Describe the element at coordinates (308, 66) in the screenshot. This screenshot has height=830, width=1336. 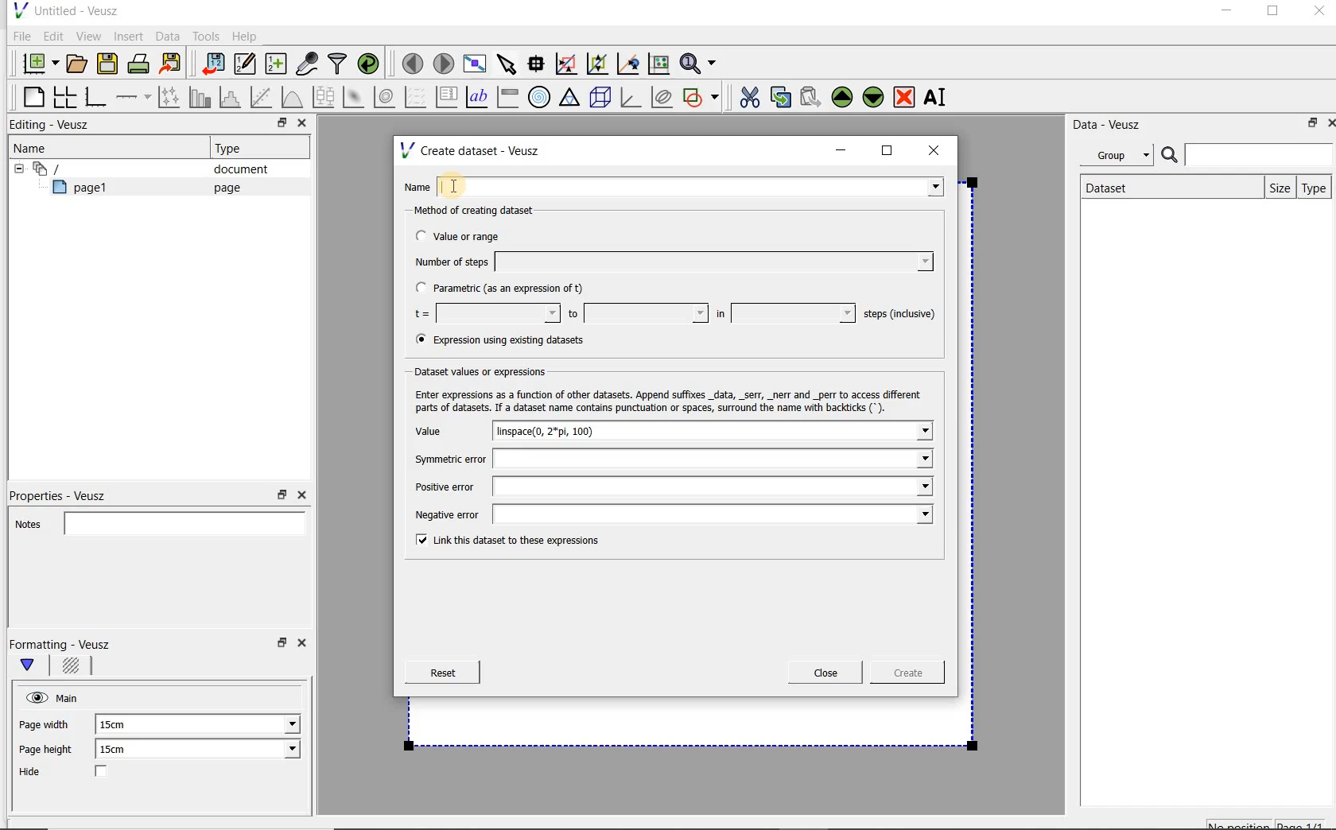
I see `capture remote data` at that location.